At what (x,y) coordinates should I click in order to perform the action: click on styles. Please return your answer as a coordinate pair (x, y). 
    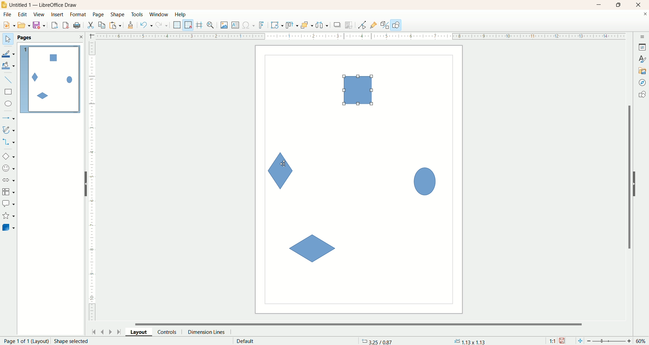
    Looking at the image, I should click on (642, 58).